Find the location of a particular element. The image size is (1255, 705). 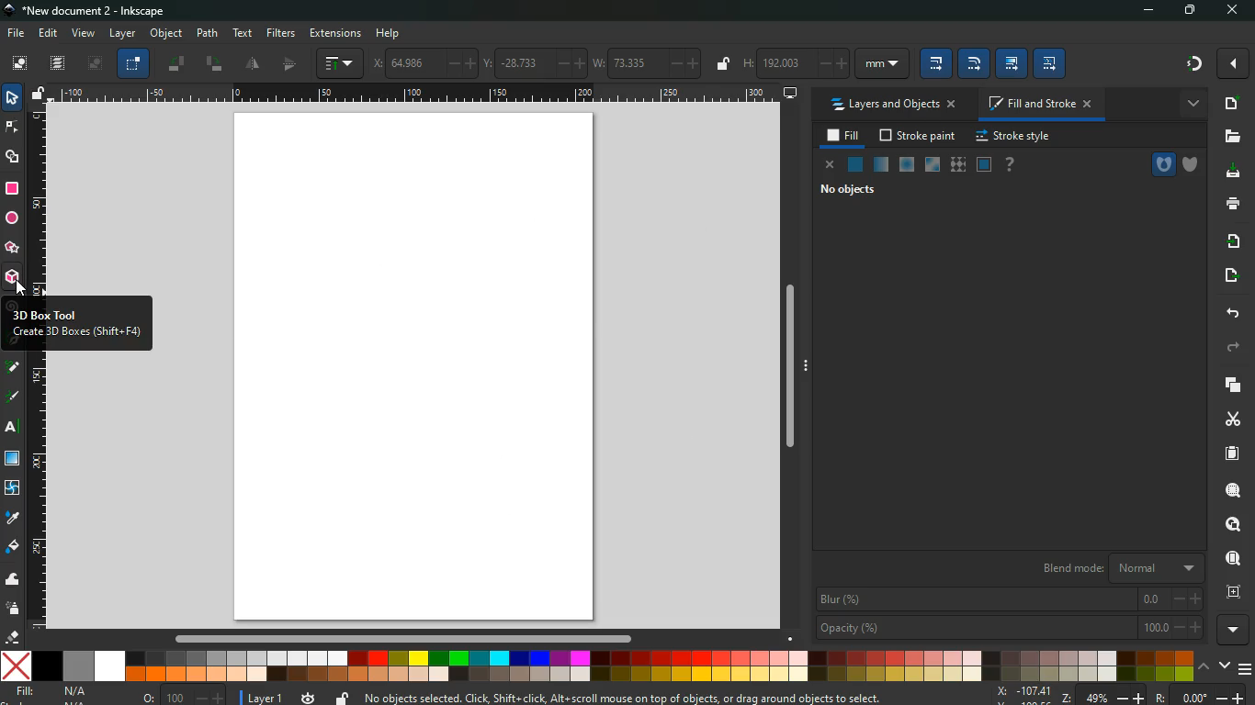

print is located at coordinates (1232, 203).